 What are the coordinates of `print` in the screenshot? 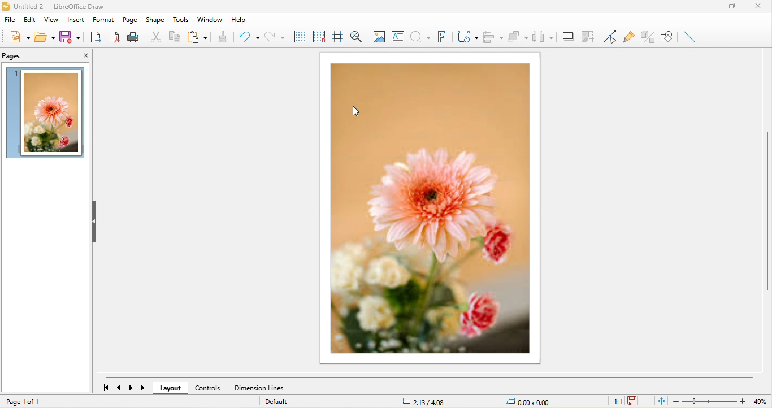 It's located at (133, 37).